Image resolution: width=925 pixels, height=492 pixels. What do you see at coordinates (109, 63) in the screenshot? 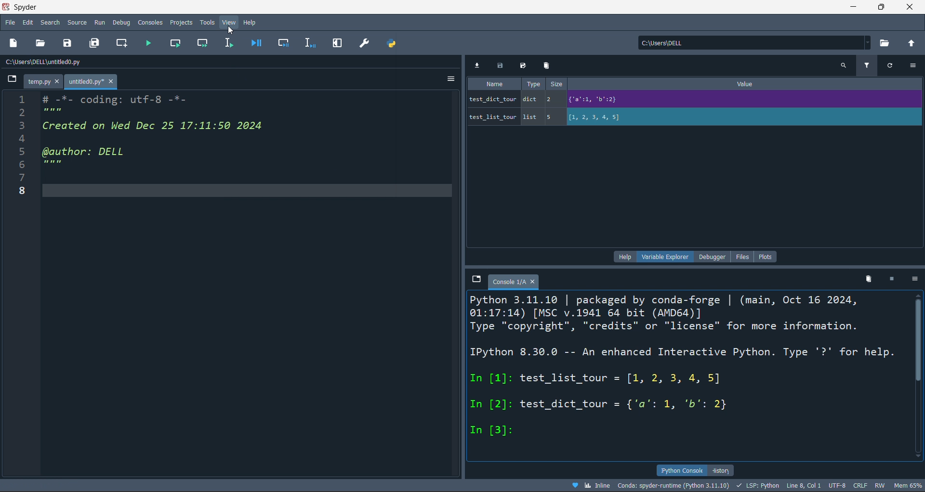
I see `file path` at bounding box center [109, 63].